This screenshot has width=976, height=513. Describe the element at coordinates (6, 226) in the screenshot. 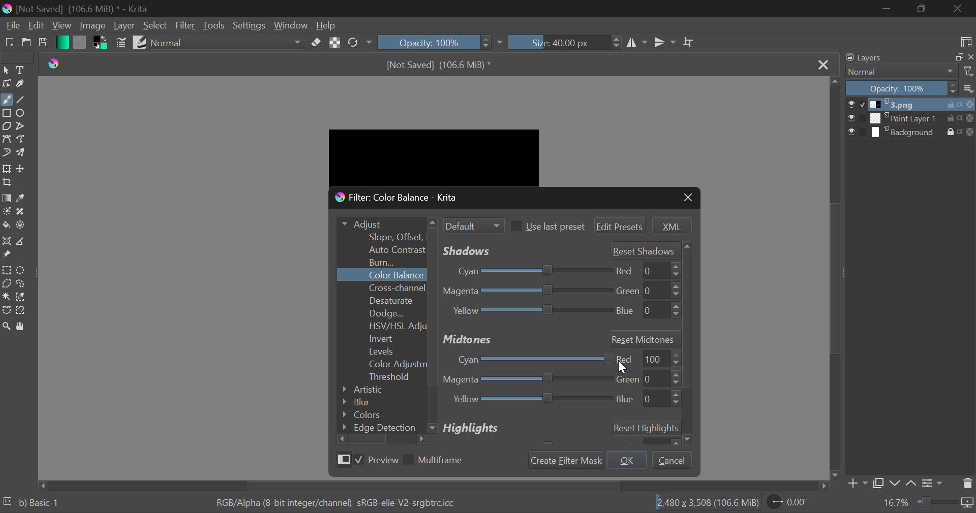

I see `Fill` at that location.